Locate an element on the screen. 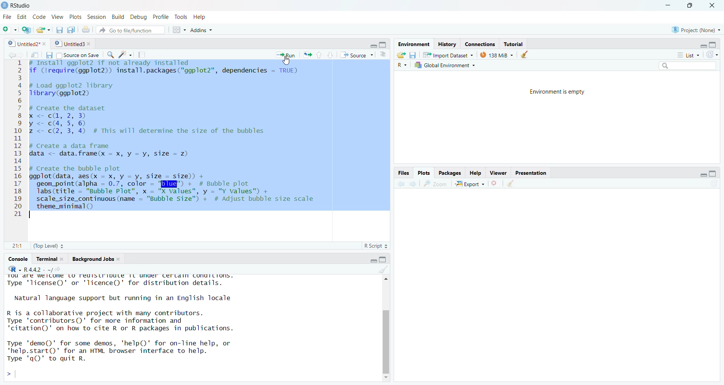 Image resolution: width=724 pixels, height=385 pixels. YOU dre Welcome LO reuisirioute IL under Certdin conaiLions.

Type 'license()' or 'licence()' for distribution details.
Natural language support but running in an English locale

R is a collaborative project with many contributors.

Type 'contributors()' for more information and

"citation()' on how to cite R or R packages in publications.

Type 'demo()' for some demos, 'help()' for on-line help, or

'help.start()’ for an HTML browser interface to help.

Type 'qQ)' to quit R.

> is located at coordinates (177, 328).